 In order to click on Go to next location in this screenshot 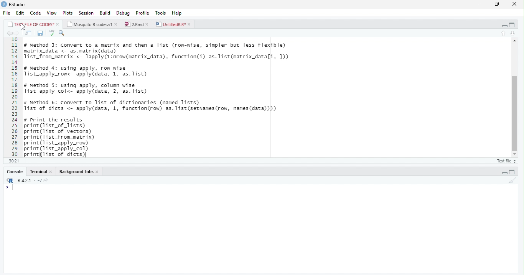, I will do `click(17, 33)`.